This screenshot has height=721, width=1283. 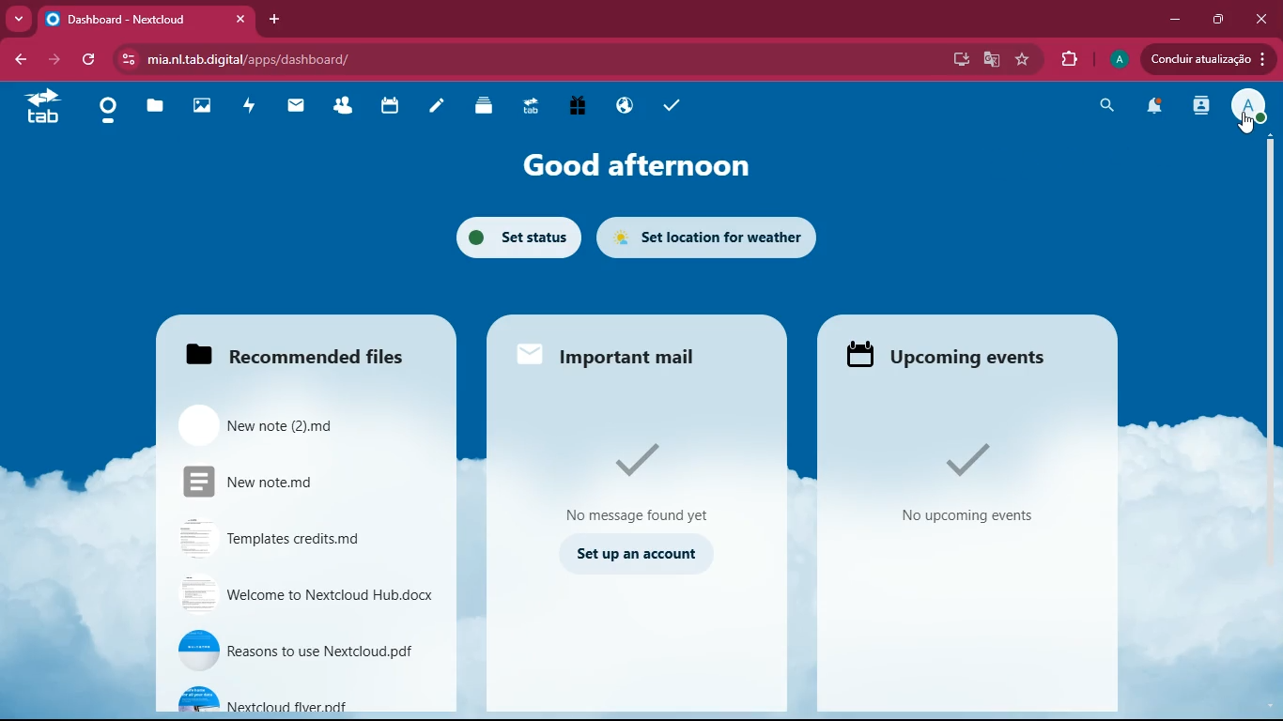 What do you see at coordinates (293, 109) in the screenshot?
I see `mail` at bounding box center [293, 109].